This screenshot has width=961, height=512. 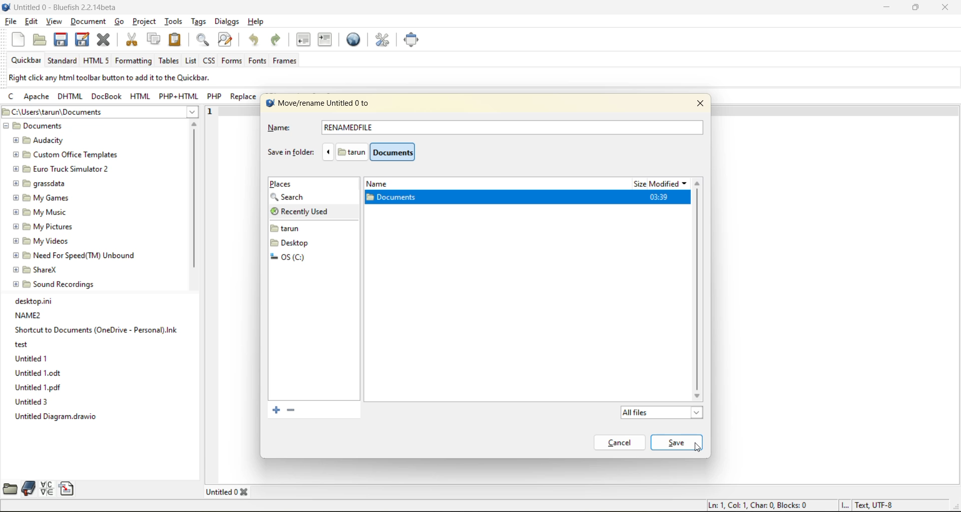 What do you see at coordinates (670, 183) in the screenshot?
I see `modified date` at bounding box center [670, 183].